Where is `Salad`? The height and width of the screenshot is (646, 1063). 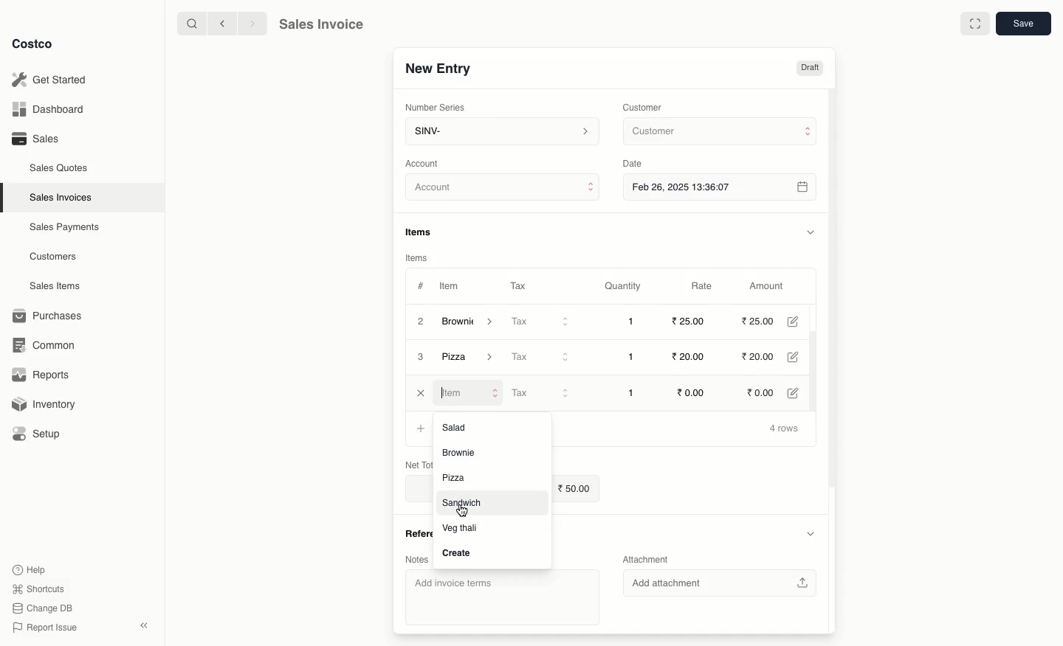 Salad is located at coordinates (461, 426).